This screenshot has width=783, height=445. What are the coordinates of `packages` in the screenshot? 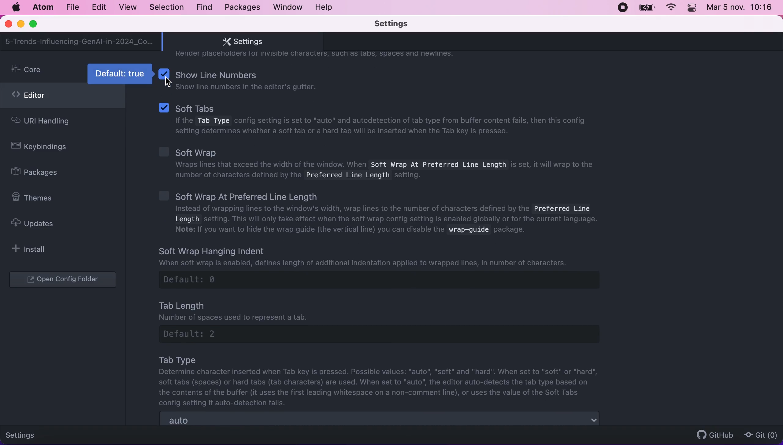 It's located at (42, 173).